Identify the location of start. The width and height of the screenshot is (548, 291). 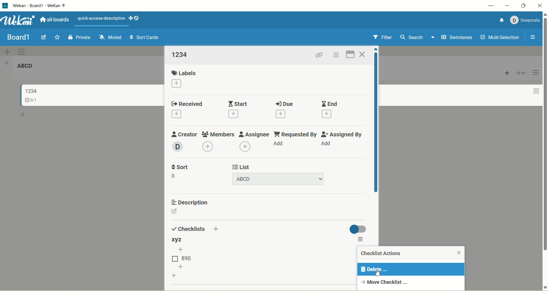
(239, 102).